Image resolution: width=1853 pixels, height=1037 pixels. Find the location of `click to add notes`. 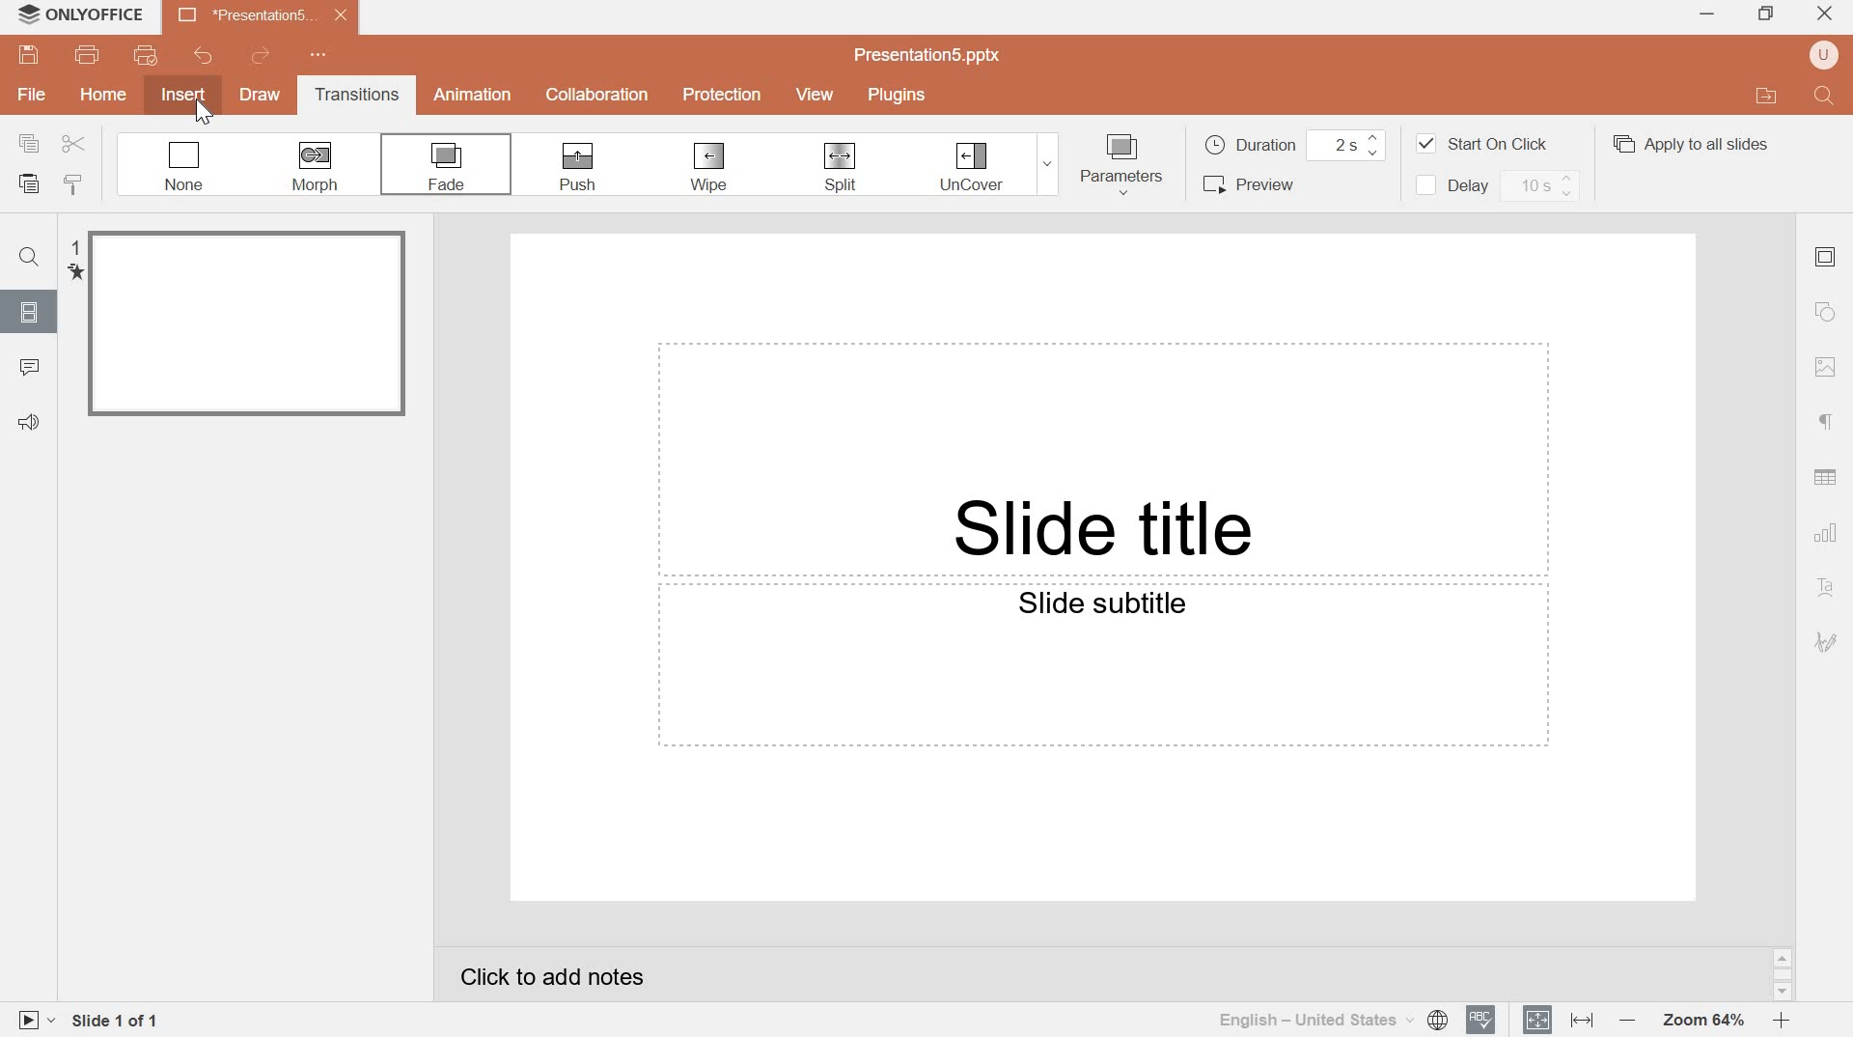

click to add notes is located at coordinates (554, 977).